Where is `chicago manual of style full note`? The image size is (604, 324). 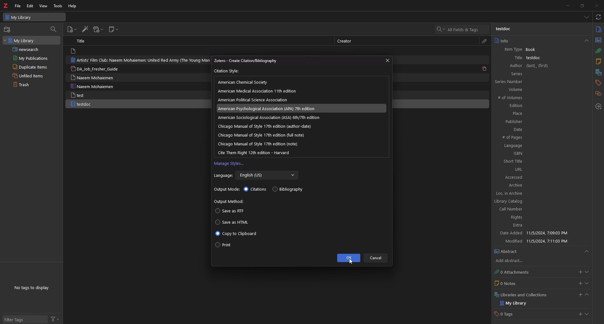 chicago manual of style full note is located at coordinates (265, 135).